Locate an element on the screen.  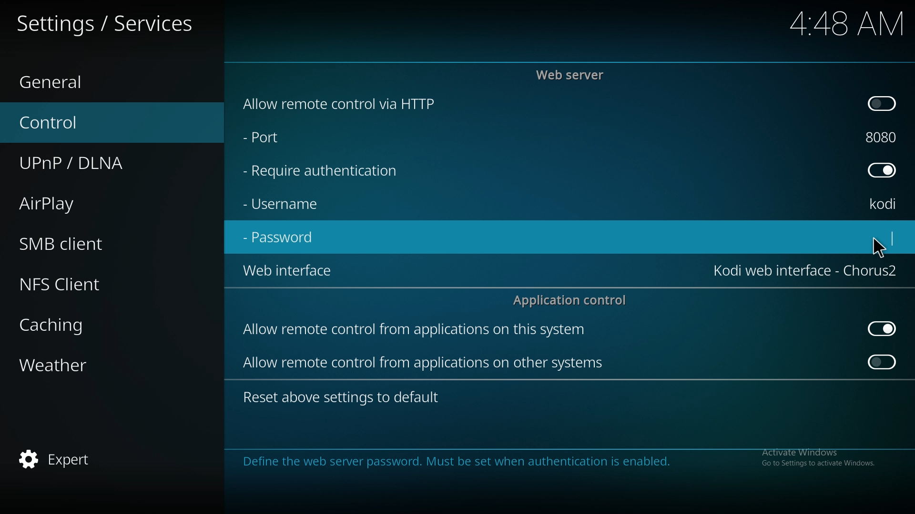
 is located at coordinates (834, 23).